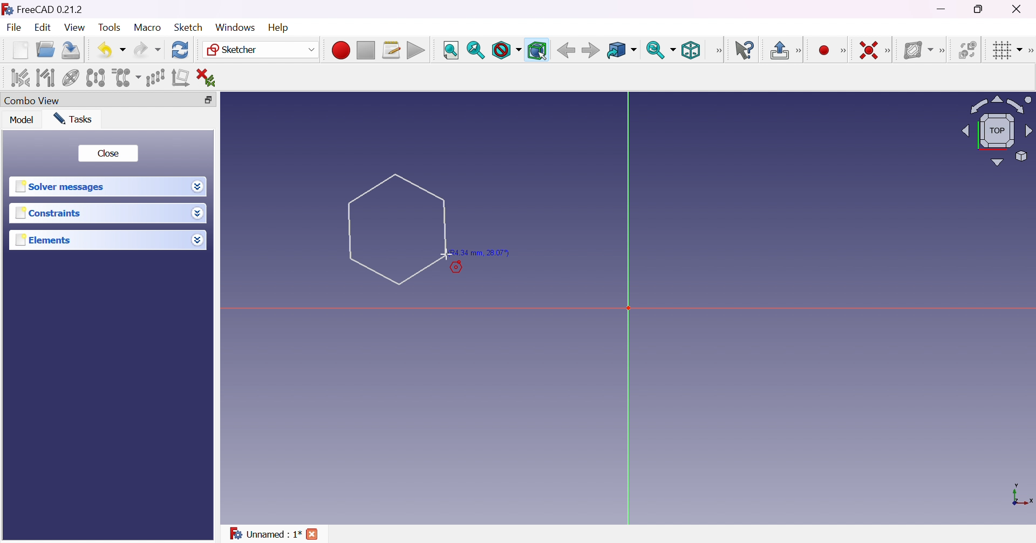  What do you see at coordinates (943, 9) in the screenshot?
I see `Minimize` at bounding box center [943, 9].